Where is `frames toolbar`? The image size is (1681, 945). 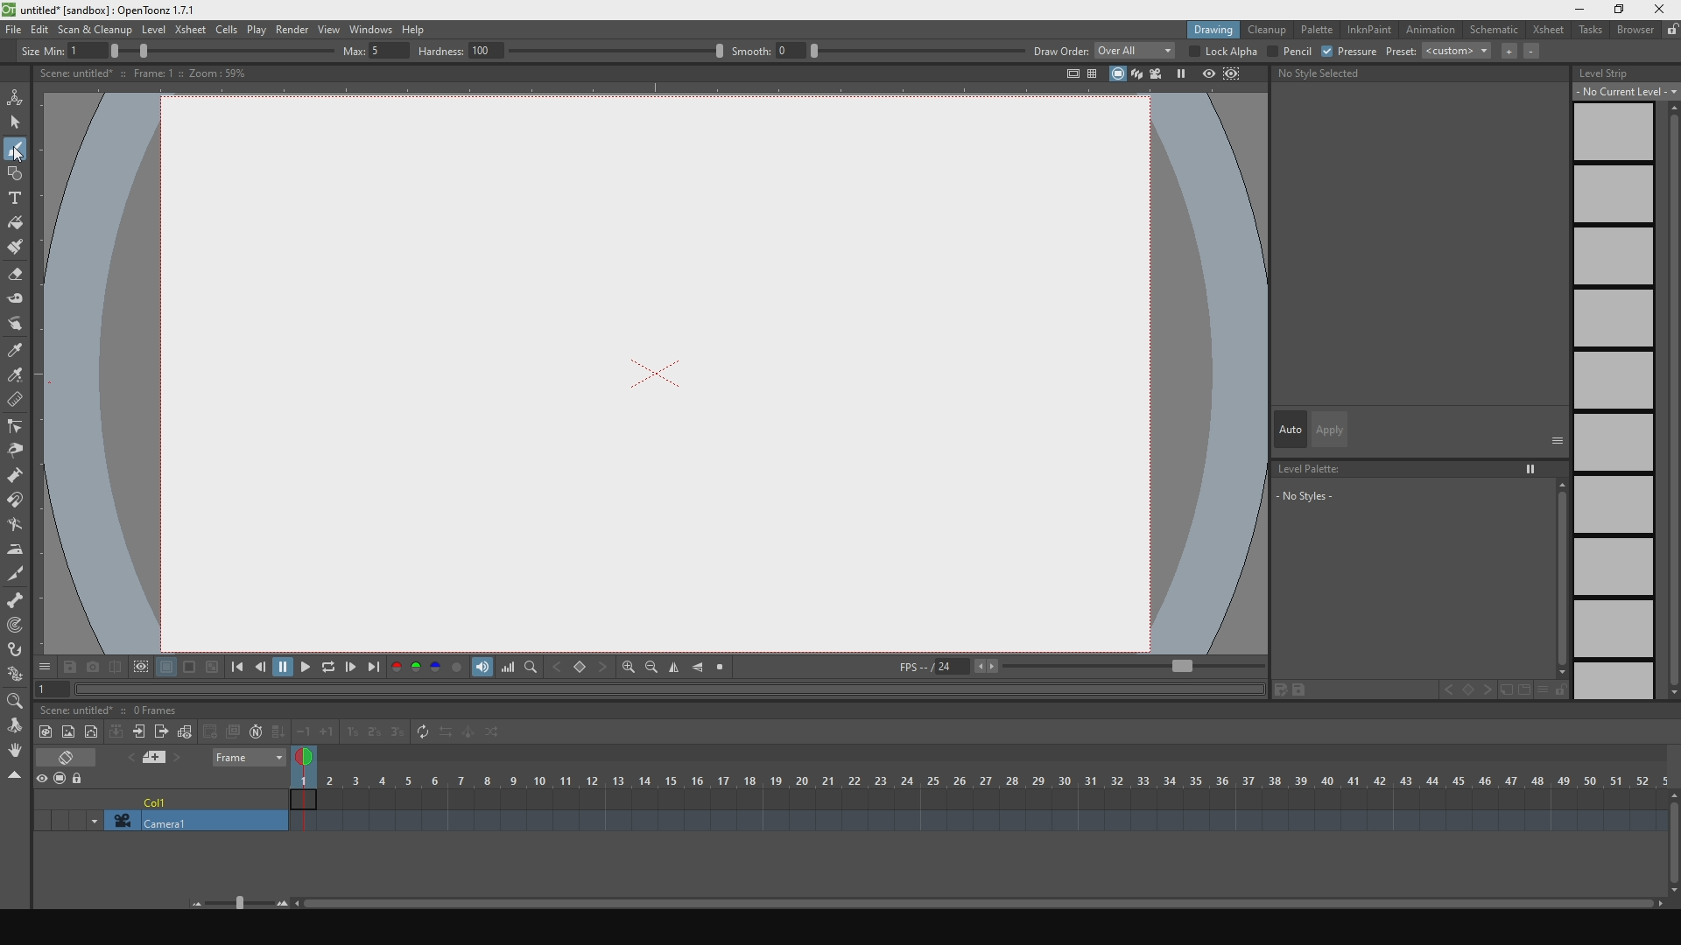
frames toolbar is located at coordinates (158, 731).